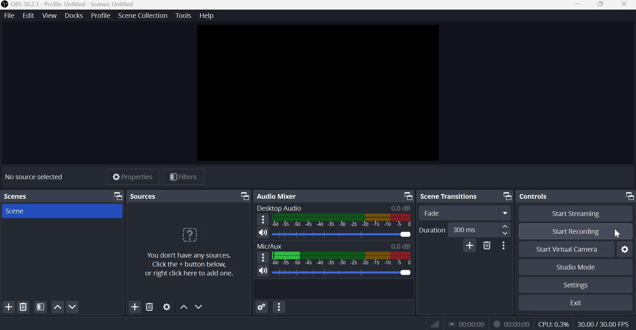 Image resolution: width=636 pixels, height=330 pixels. I want to click on Canvas, so click(316, 94).